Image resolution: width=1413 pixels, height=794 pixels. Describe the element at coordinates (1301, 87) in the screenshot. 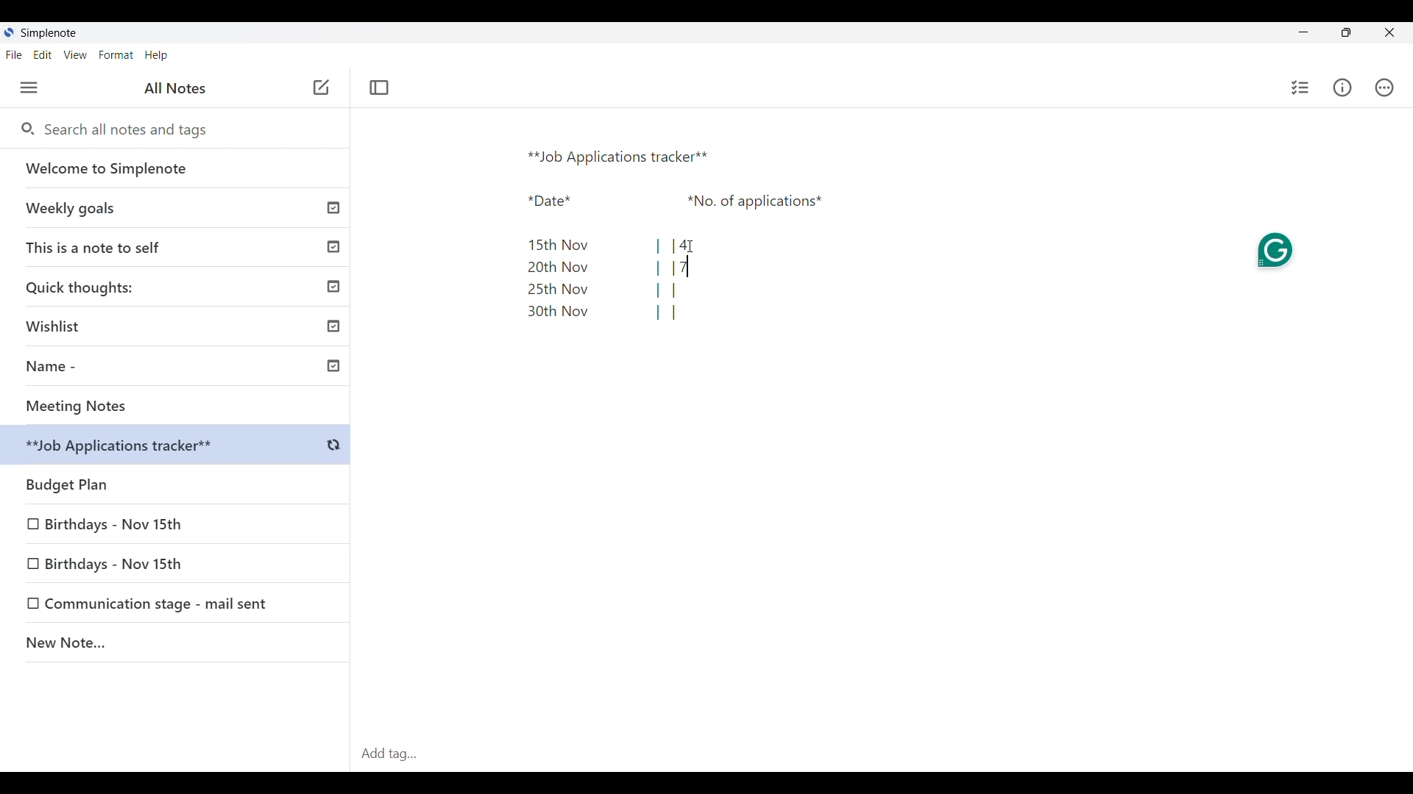

I see `Click to insert checklist` at that location.